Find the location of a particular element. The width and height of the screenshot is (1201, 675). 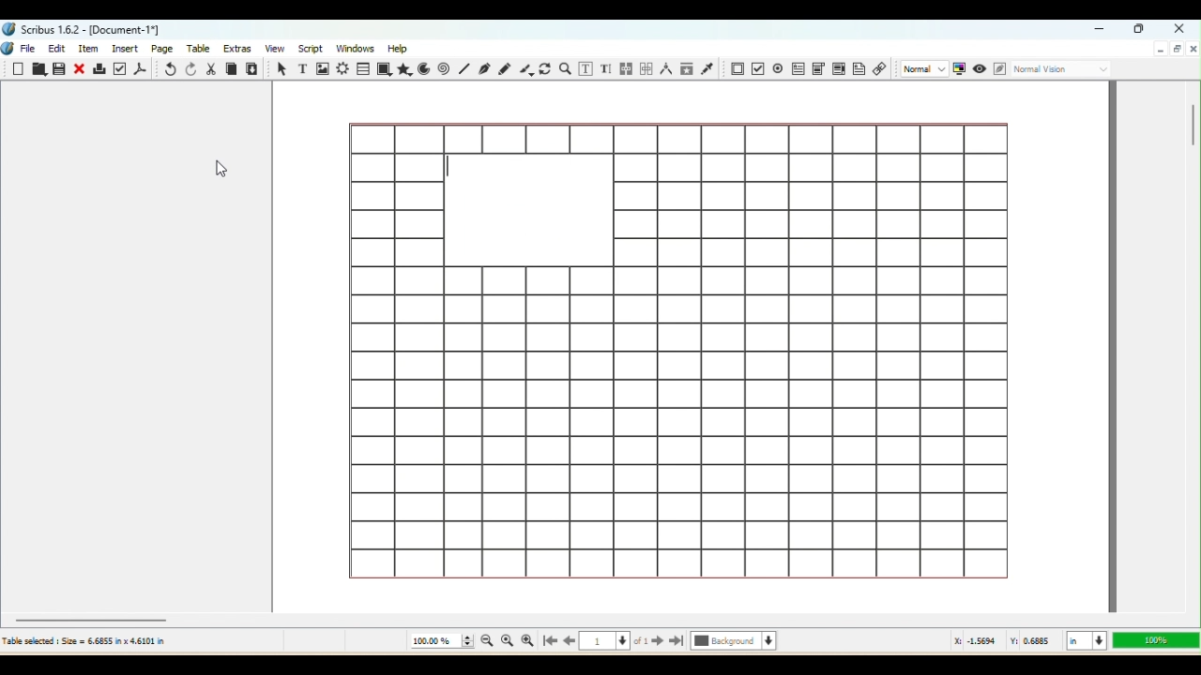

Minimize is located at coordinates (1102, 30).